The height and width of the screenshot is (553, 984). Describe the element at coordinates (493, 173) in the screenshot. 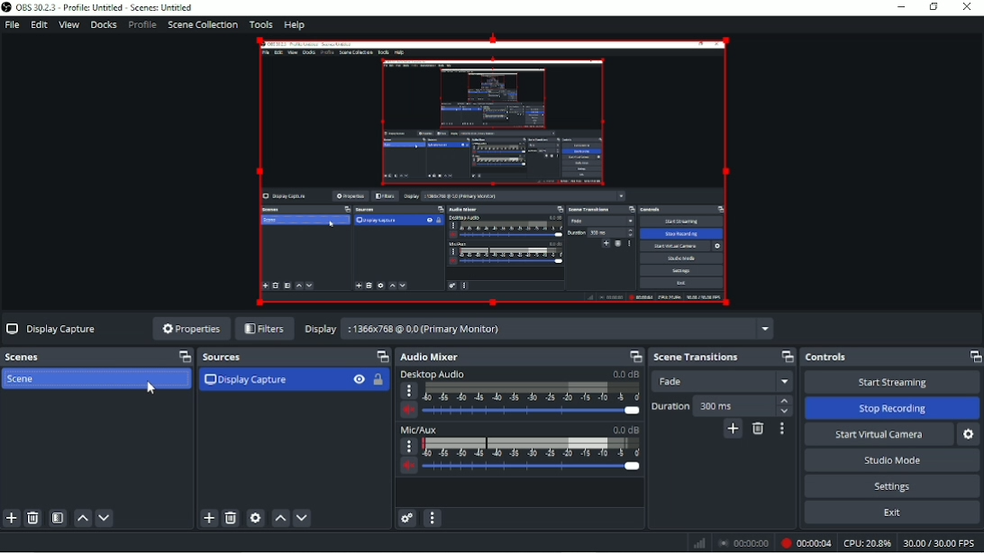

I see `Video` at that location.